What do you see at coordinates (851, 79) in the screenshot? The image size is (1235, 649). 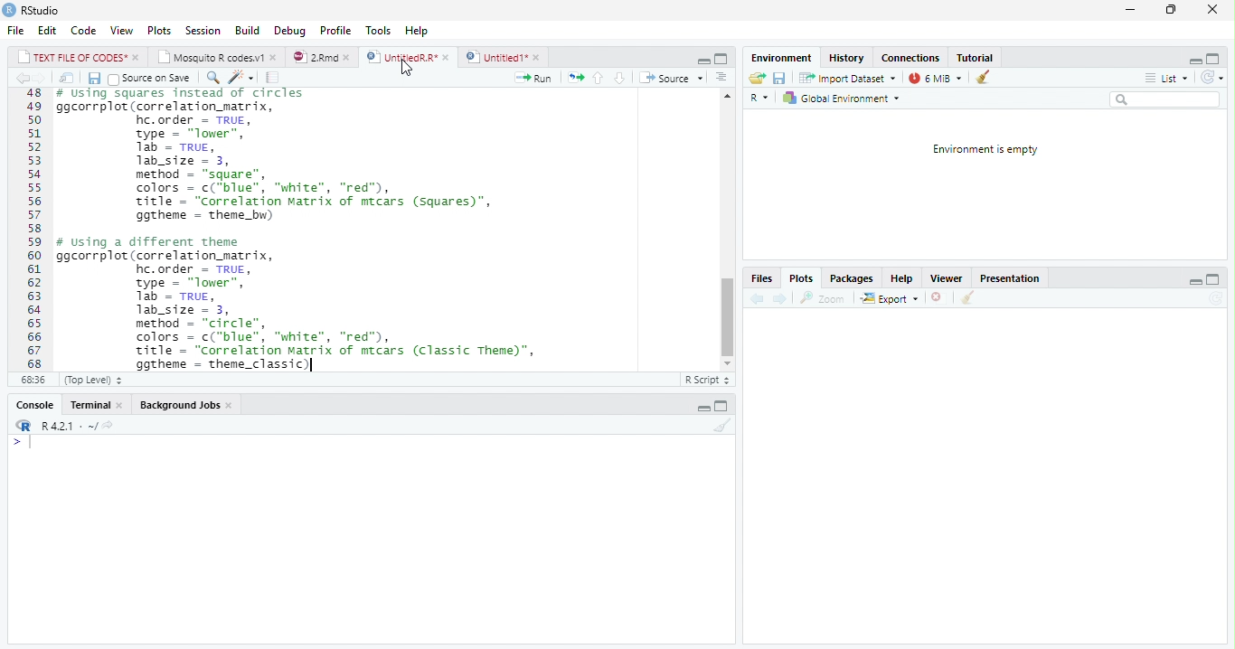 I see `imoort Dataset ~` at bounding box center [851, 79].